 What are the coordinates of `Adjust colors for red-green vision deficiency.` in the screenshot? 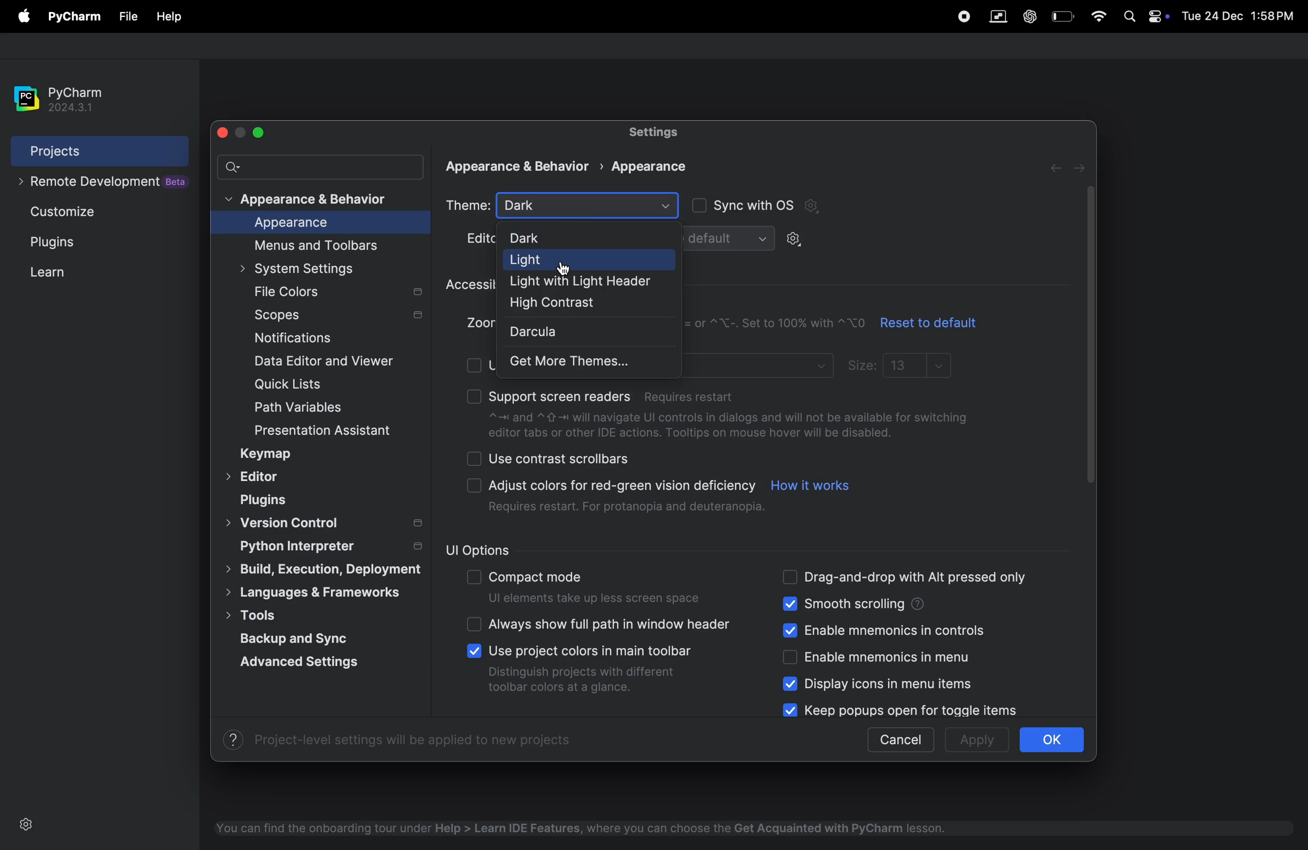 It's located at (619, 485).